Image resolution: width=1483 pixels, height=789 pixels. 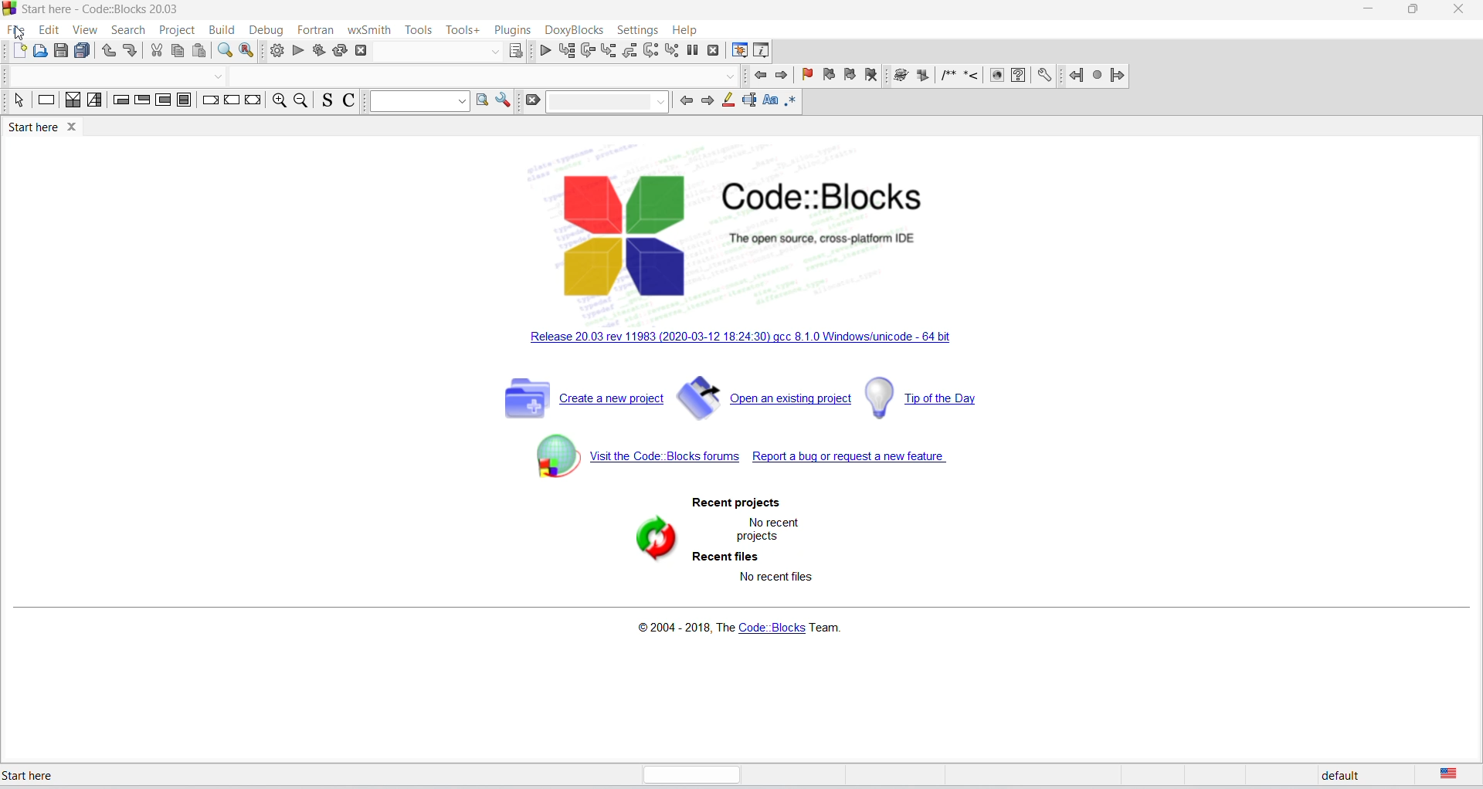 I want to click on remove bookmark, so click(x=872, y=76).